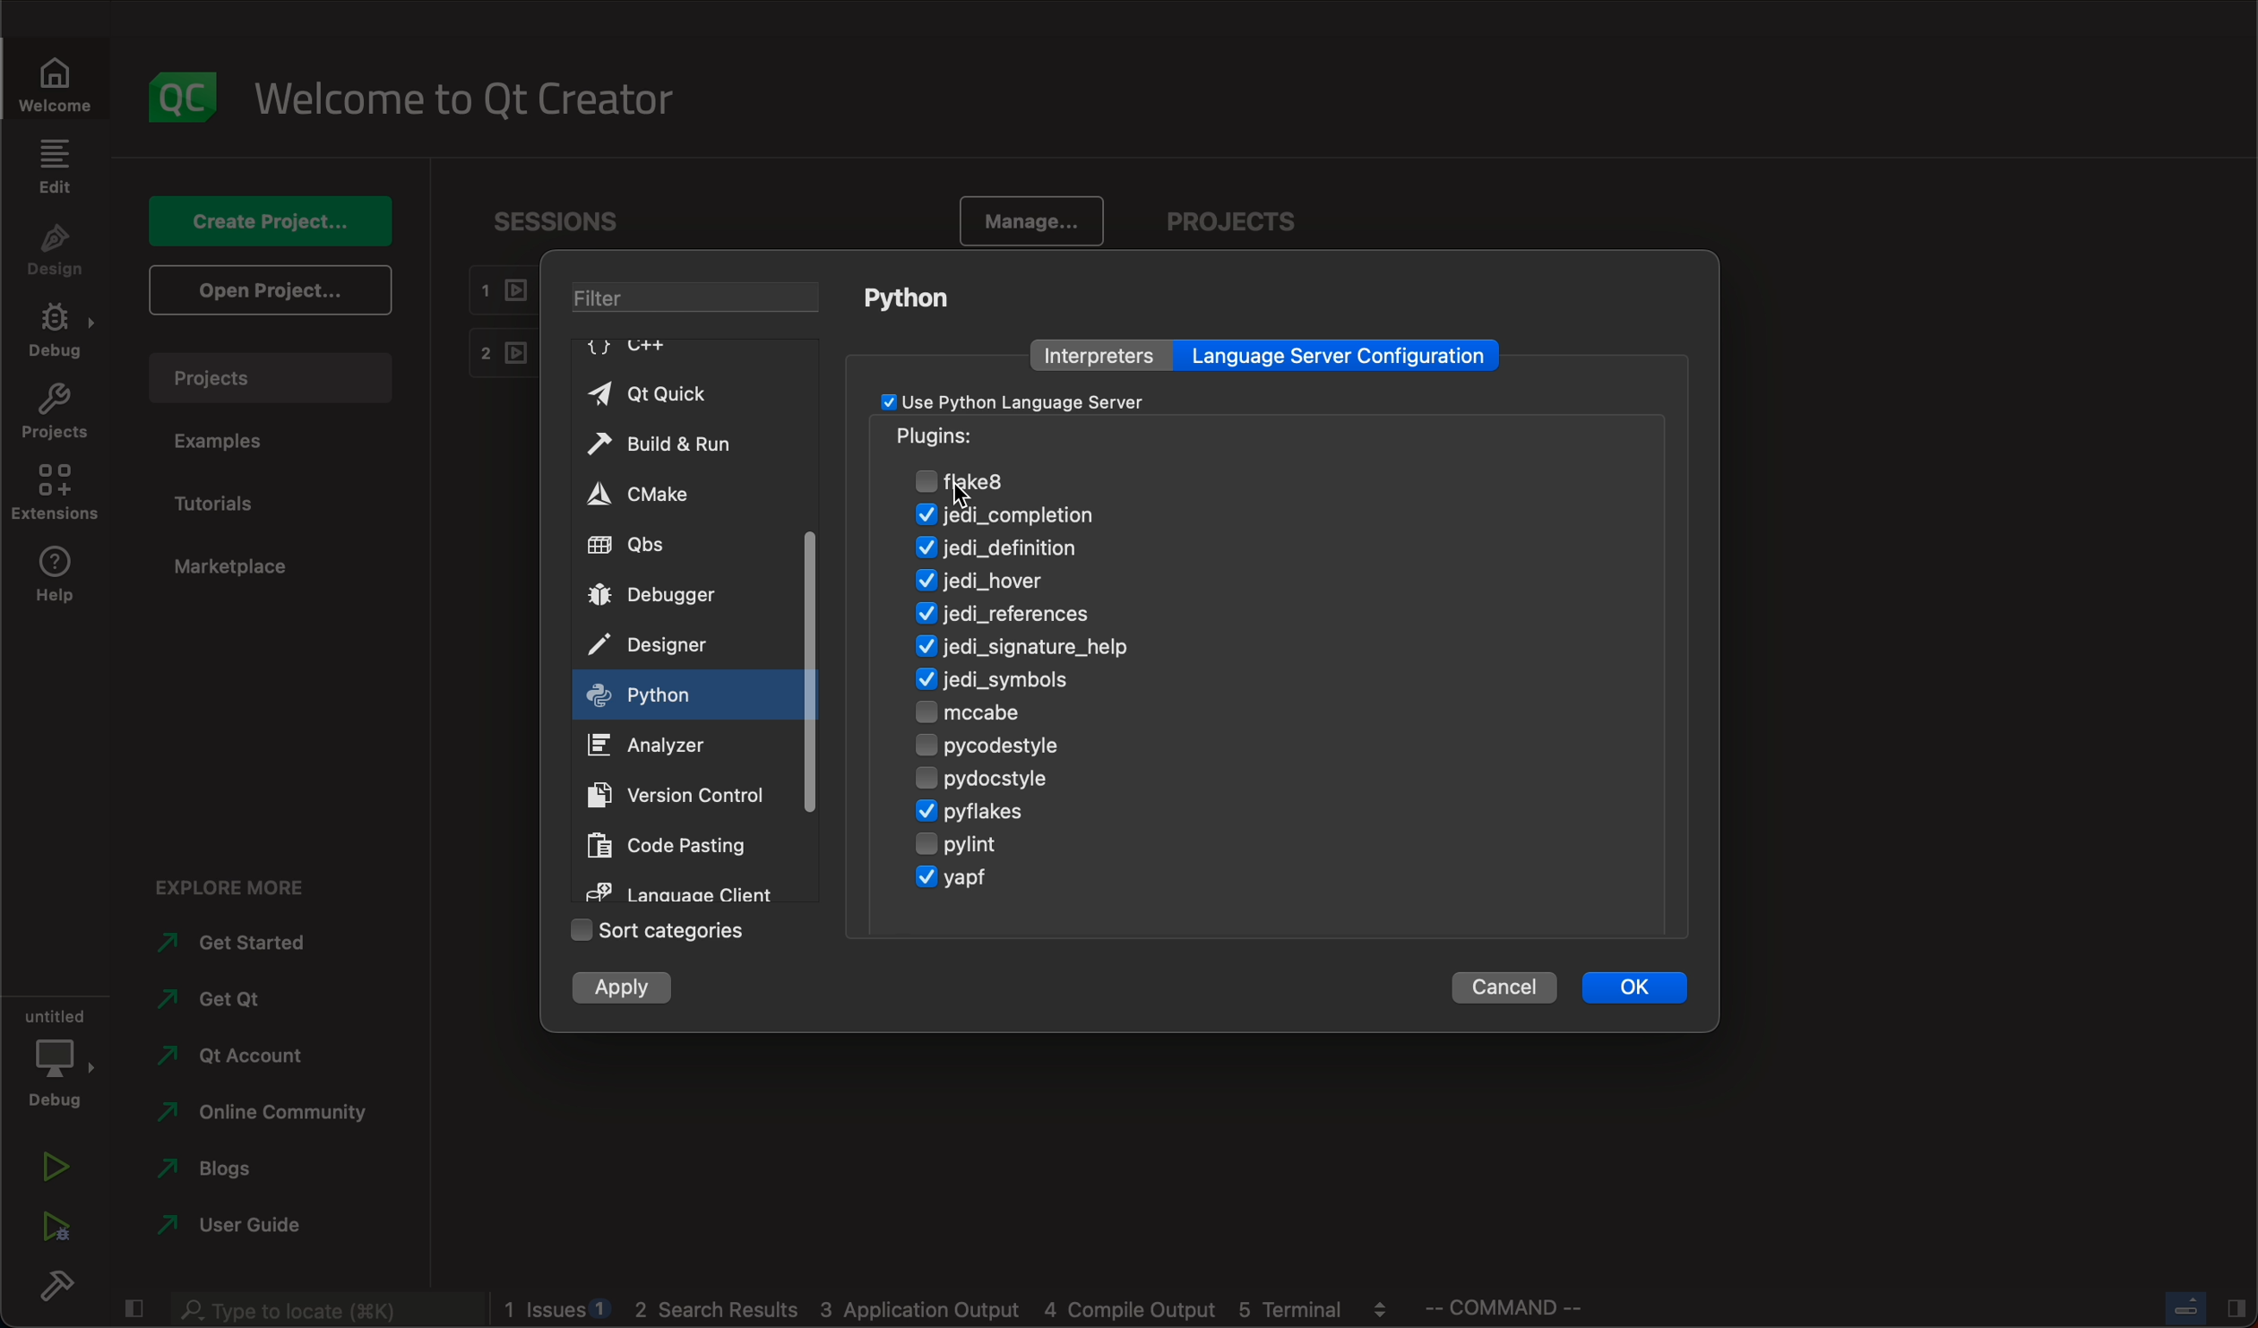 The width and height of the screenshot is (2258, 1328). Describe the element at coordinates (974, 481) in the screenshot. I see `flake` at that location.